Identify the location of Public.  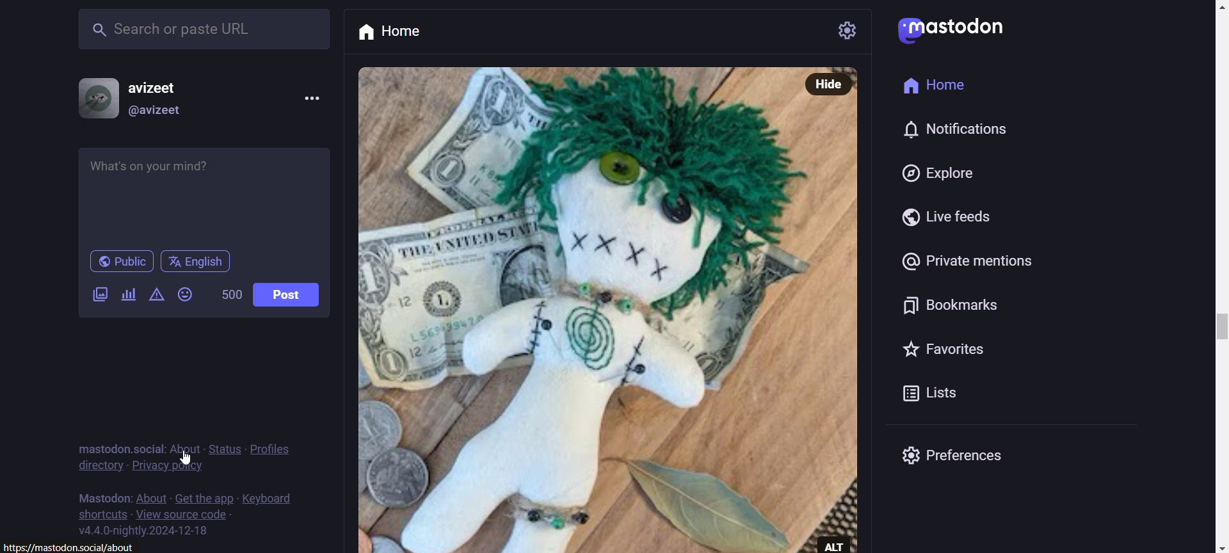
(122, 262).